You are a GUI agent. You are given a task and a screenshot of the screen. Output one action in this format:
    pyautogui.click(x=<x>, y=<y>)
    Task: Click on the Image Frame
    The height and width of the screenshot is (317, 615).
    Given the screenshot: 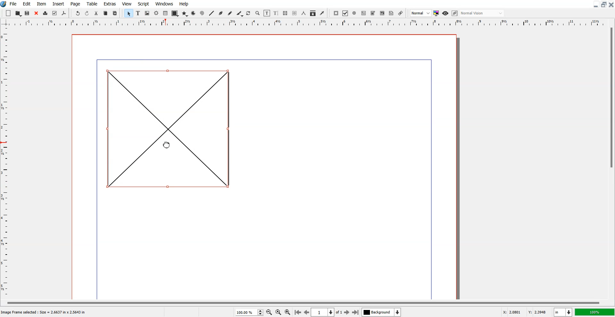 What is the action you would take?
    pyautogui.click(x=147, y=13)
    